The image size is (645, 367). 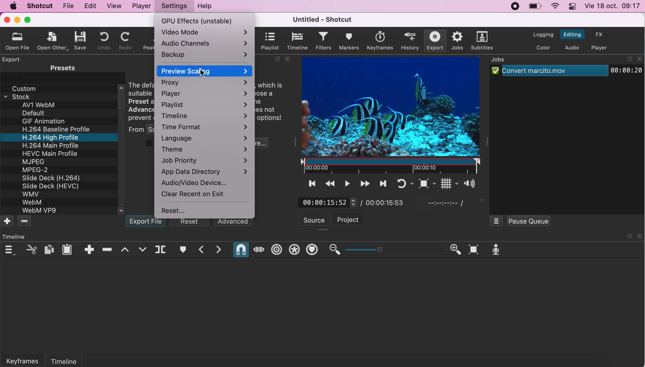 I want to click on presets, so click(x=60, y=68).